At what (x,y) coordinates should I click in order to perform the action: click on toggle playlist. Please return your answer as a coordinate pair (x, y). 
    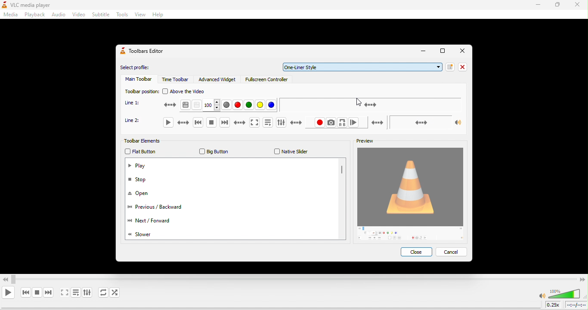
    Looking at the image, I should click on (75, 294).